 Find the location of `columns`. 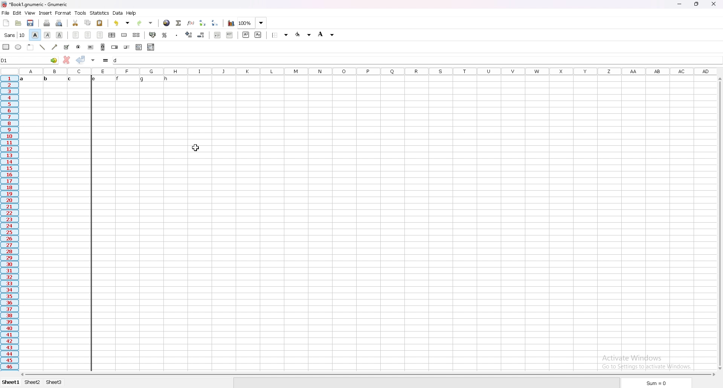

columns is located at coordinates (367, 71).